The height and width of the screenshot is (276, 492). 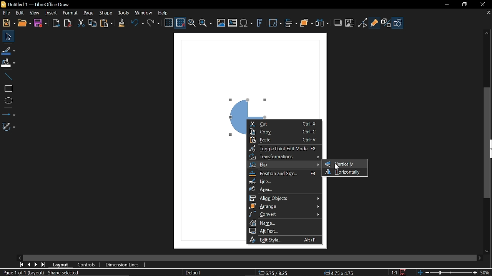 What do you see at coordinates (446, 4) in the screenshot?
I see `Minimize` at bounding box center [446, 4].